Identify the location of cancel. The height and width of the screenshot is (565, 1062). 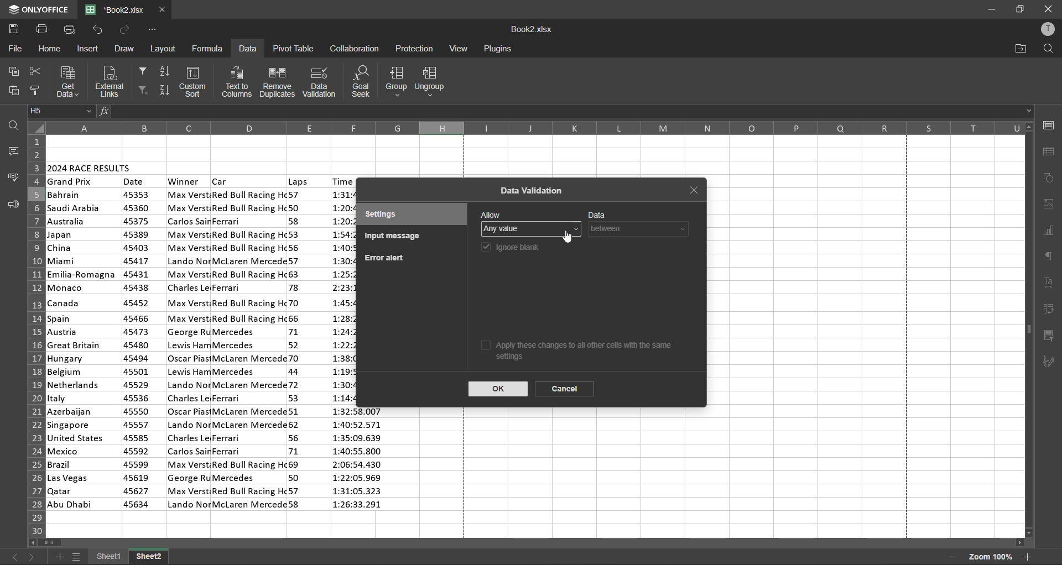
(564, 390).